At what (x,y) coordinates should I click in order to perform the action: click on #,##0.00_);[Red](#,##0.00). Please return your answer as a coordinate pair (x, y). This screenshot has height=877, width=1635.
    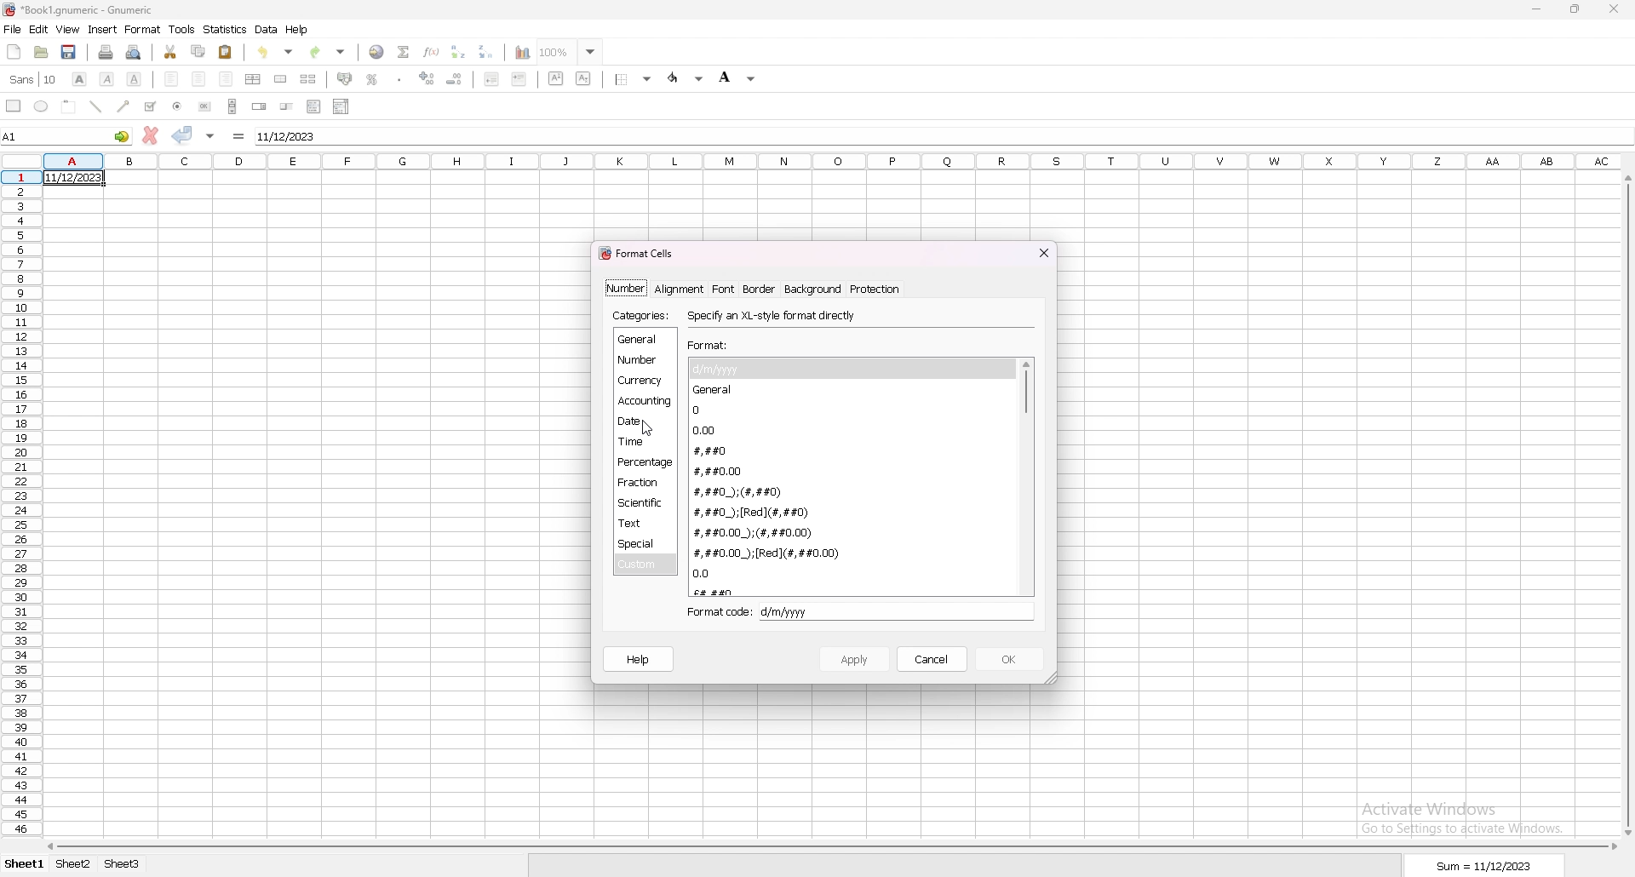
    Looking at the image, I should click on (768, 553).